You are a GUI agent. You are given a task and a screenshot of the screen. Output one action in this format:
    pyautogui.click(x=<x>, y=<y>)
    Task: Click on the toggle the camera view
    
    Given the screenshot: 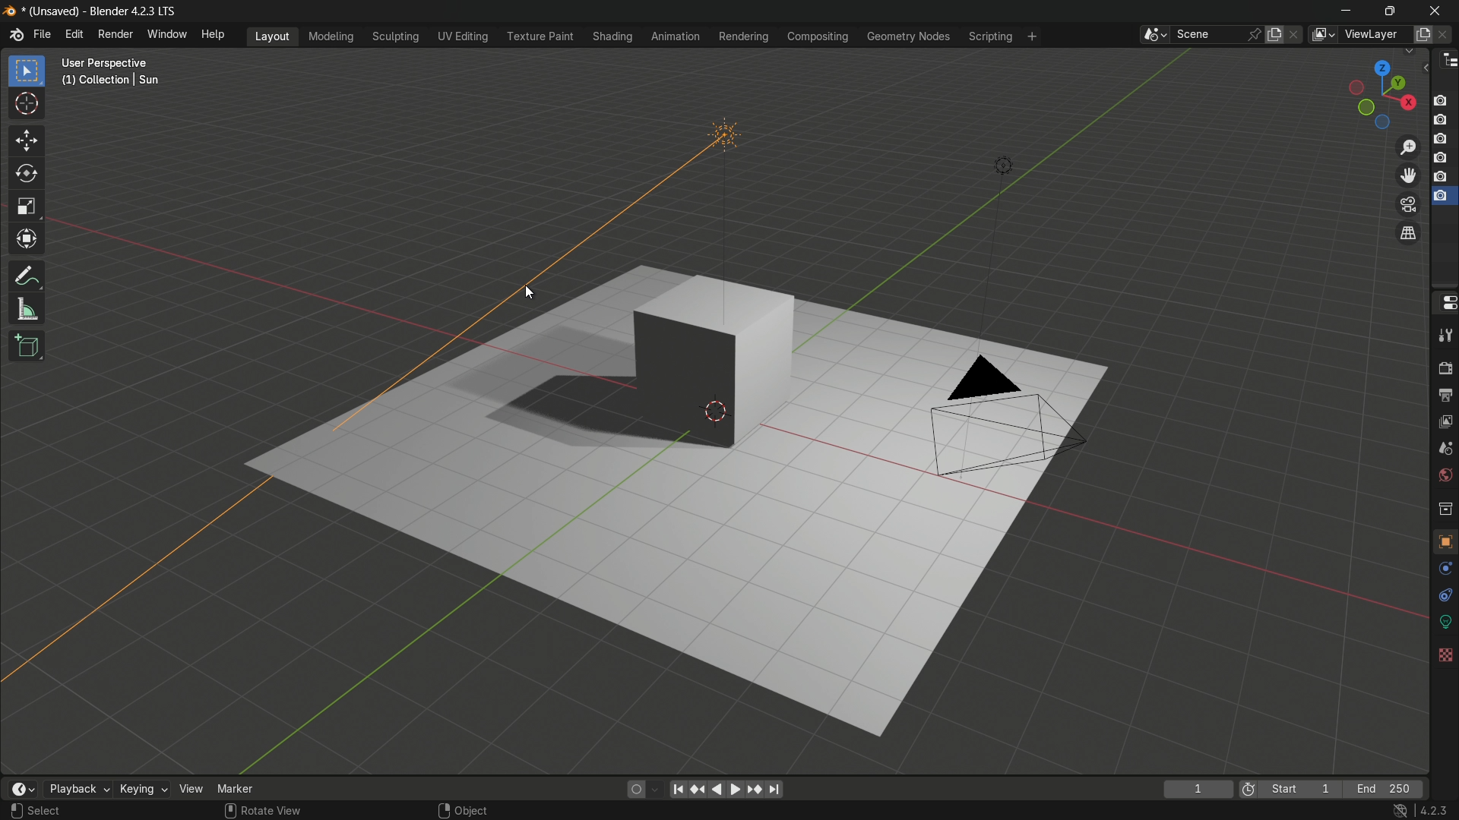 What is the action you would take?
    pyautogui.click(x=1409, y=205)
    